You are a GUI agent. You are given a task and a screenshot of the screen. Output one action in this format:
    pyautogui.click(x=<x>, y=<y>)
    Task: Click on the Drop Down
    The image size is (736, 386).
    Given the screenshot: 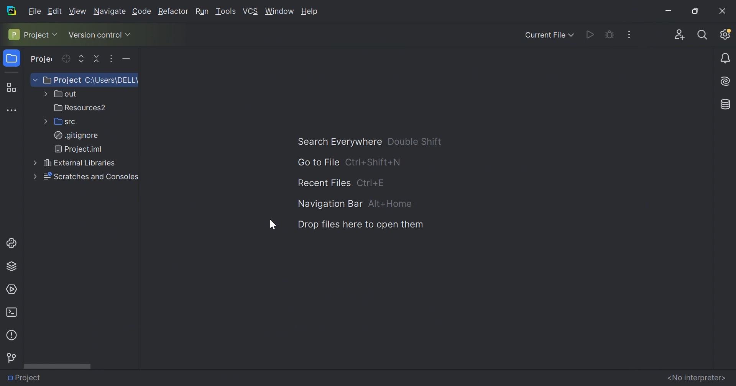 What is the action you would take?
    pyautogui.click(x=57, y=34)
    